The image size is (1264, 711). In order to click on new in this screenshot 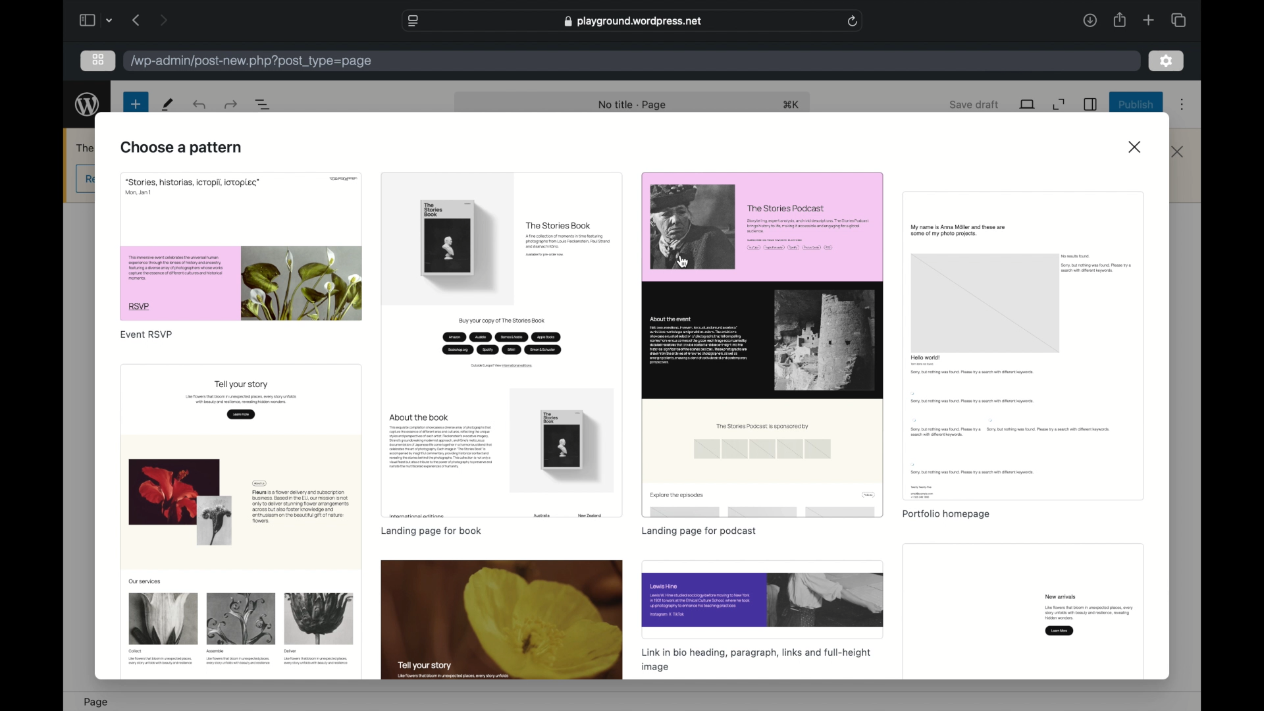, I will do `click(135, 103)`.